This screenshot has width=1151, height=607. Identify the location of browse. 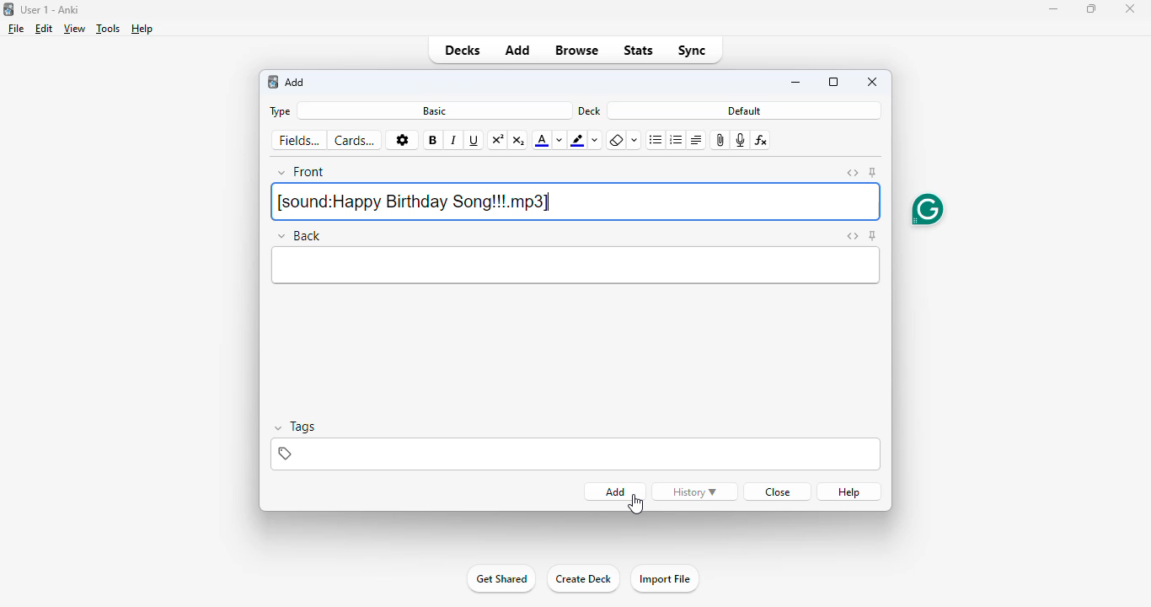
(575, 51).